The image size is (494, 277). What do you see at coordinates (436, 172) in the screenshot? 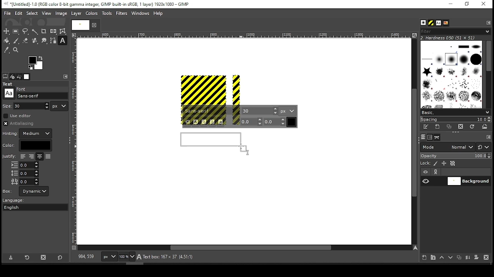
I see `link` at bounding box center [436, 172].